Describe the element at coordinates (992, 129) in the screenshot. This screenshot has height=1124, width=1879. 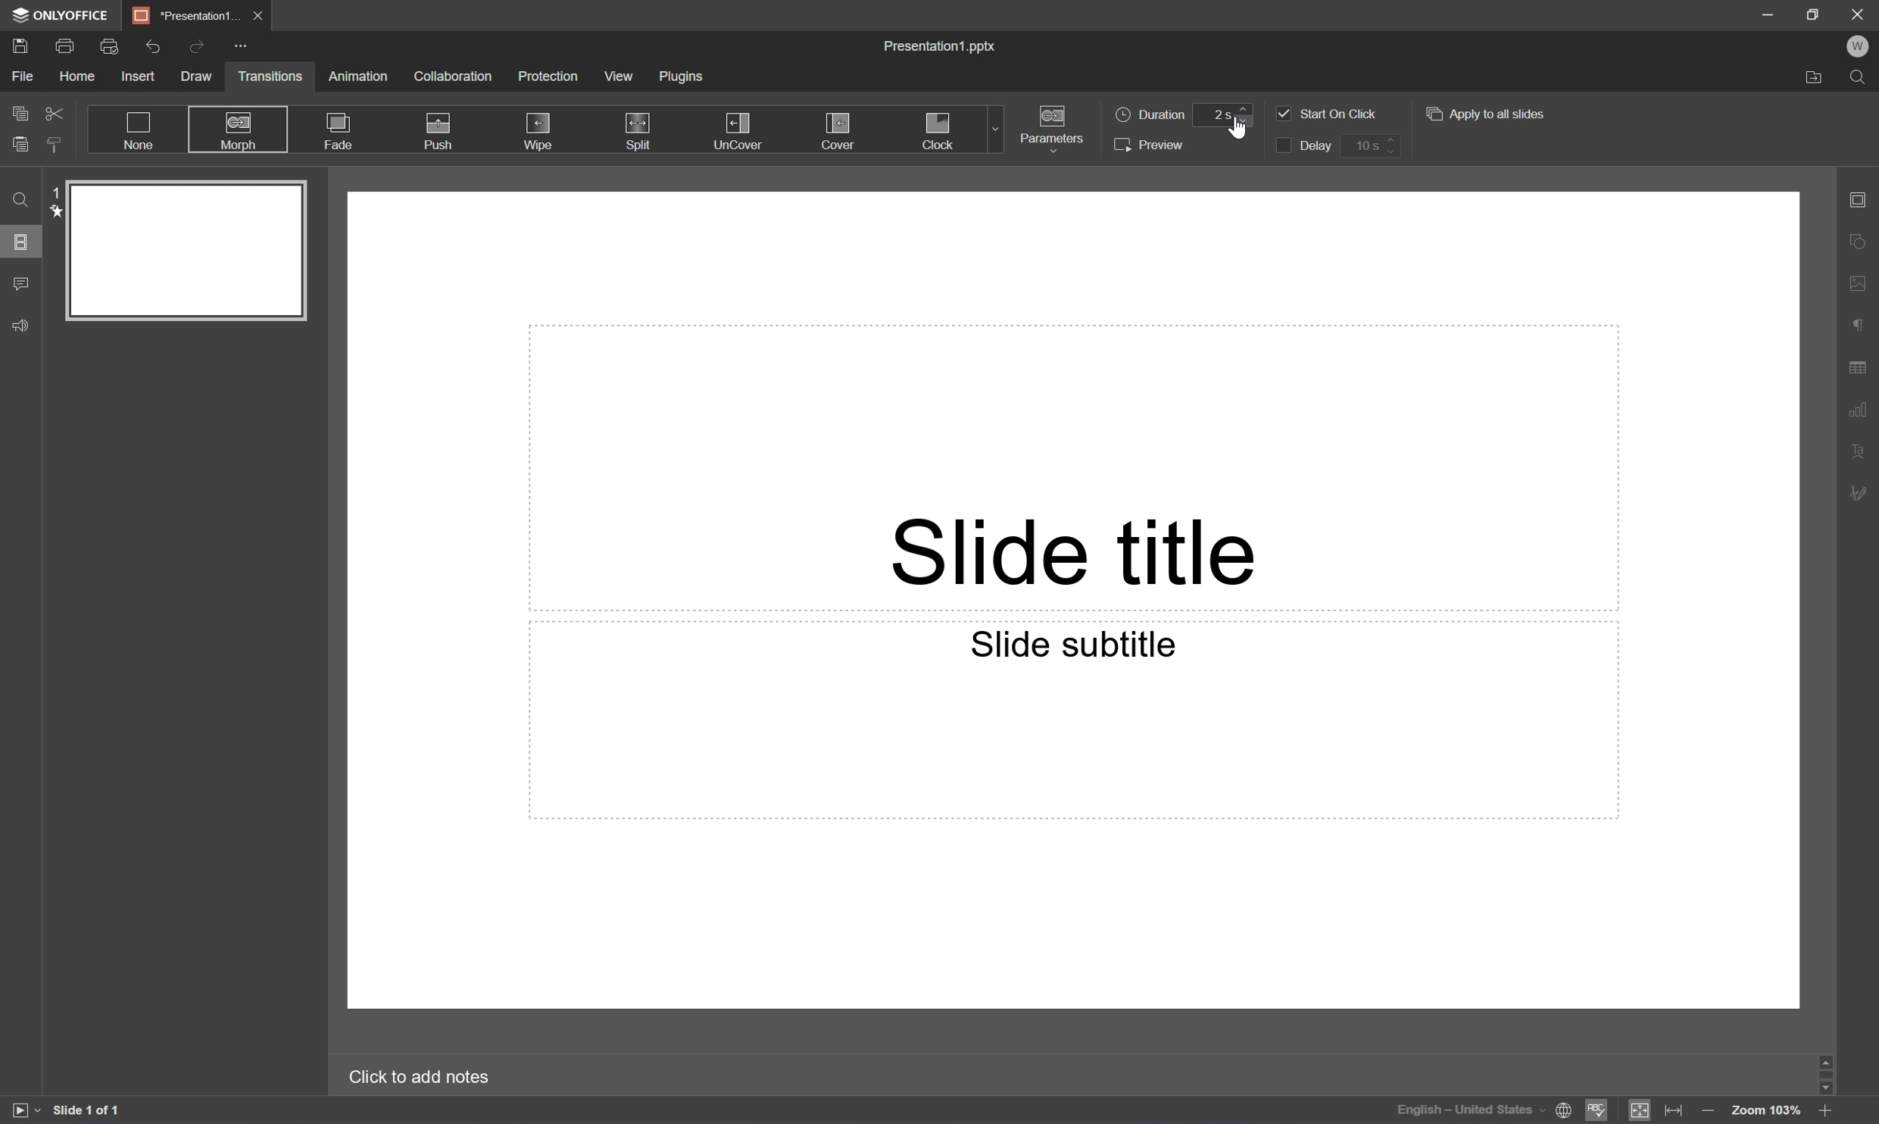
I see `Drop Down` at that location.